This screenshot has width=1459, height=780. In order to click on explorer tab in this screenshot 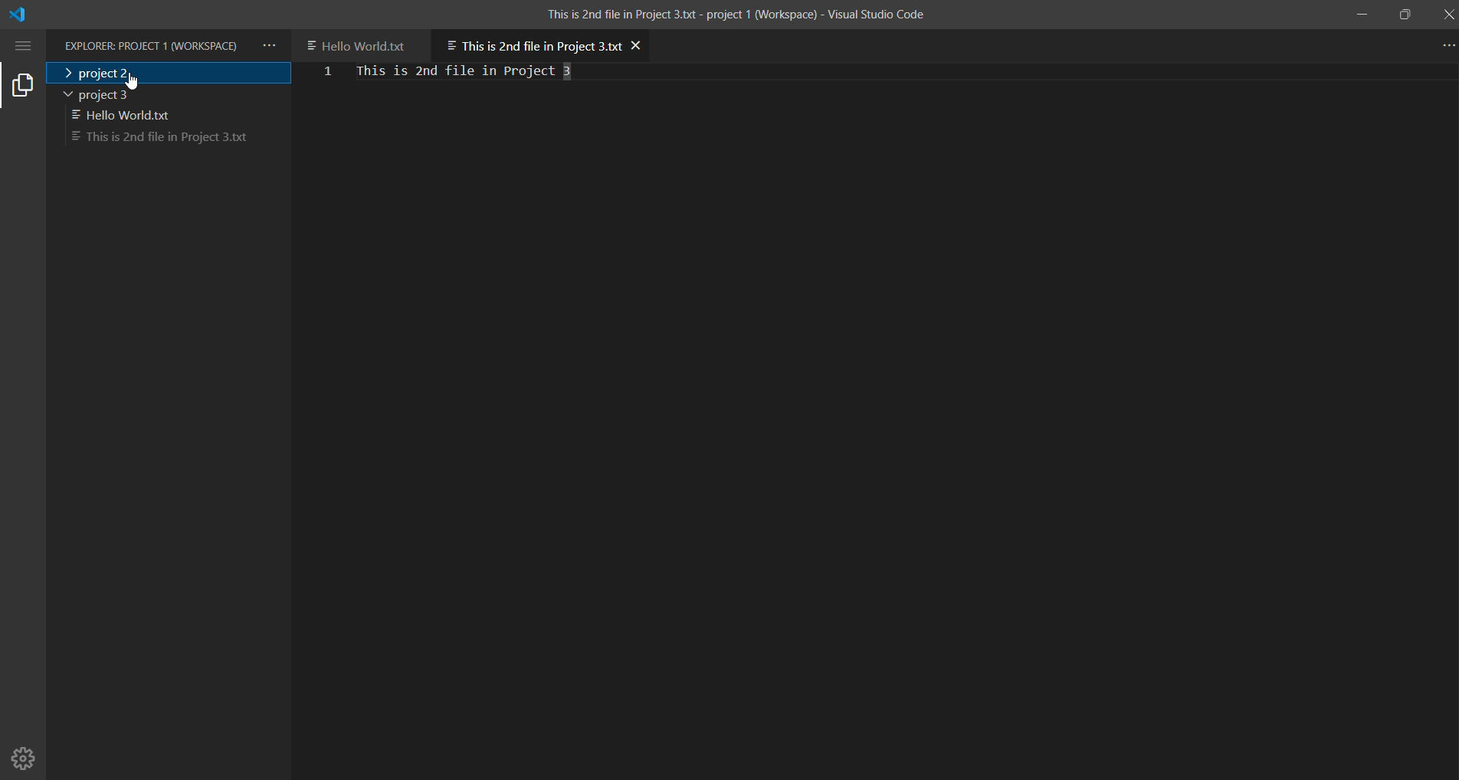, I will do `click(23, 84)`.